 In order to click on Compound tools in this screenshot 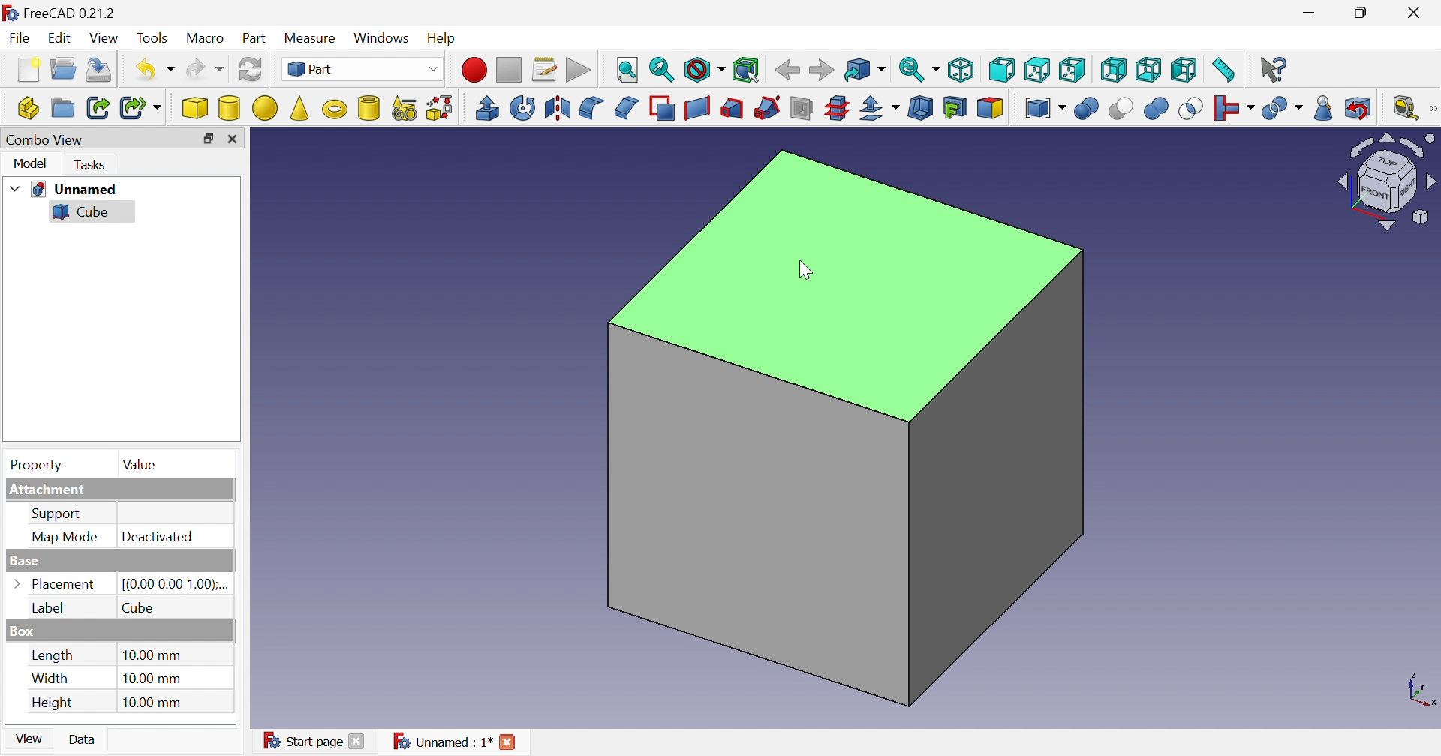, I will do `click(1047, 109)`.